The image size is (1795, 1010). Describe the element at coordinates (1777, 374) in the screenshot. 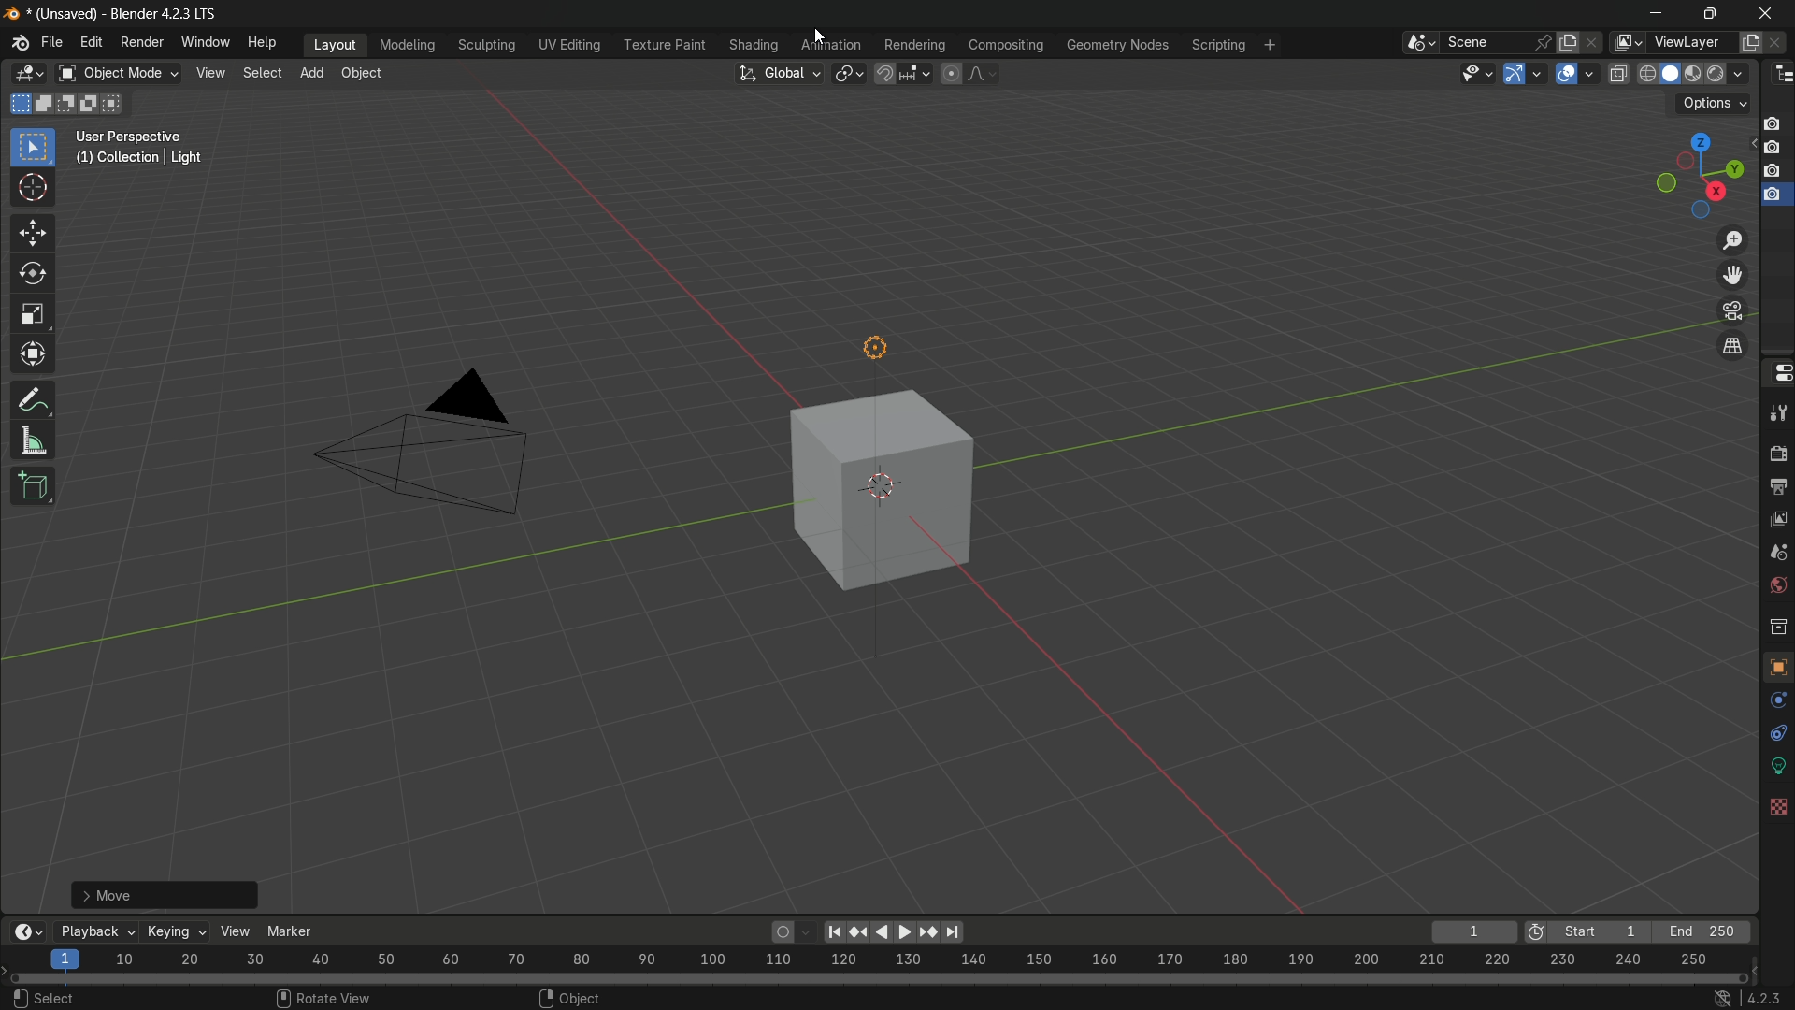

I see `properties` at that location.